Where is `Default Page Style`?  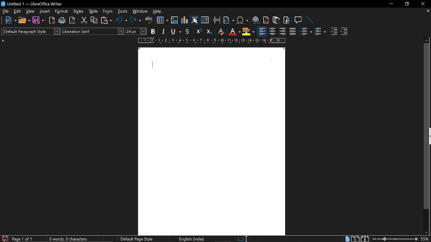
Default Page Style is located at coordinates (136, 239).